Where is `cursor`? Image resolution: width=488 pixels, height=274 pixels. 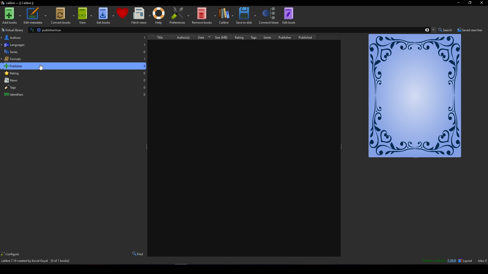 cursor is located at coordinates (42, 67).